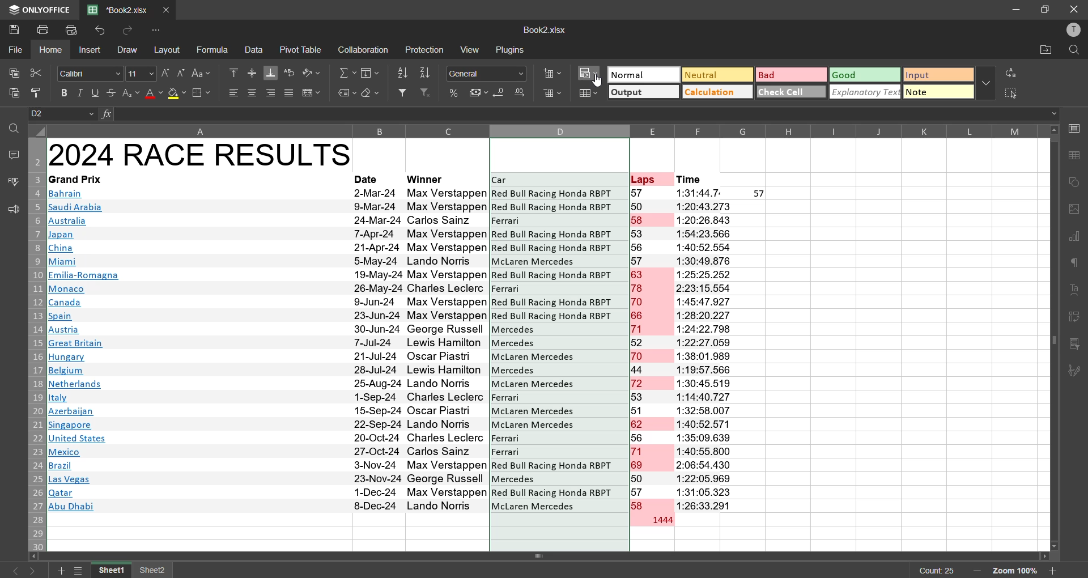  What do you see at coordinates (1070, 29) in the screenshot?
I see `profile` at bounding box center [1070, 29].